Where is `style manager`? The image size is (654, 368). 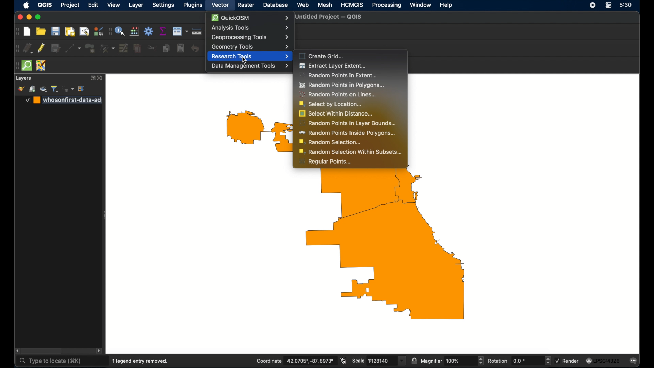 style manager is located at coordinates (99, 31).